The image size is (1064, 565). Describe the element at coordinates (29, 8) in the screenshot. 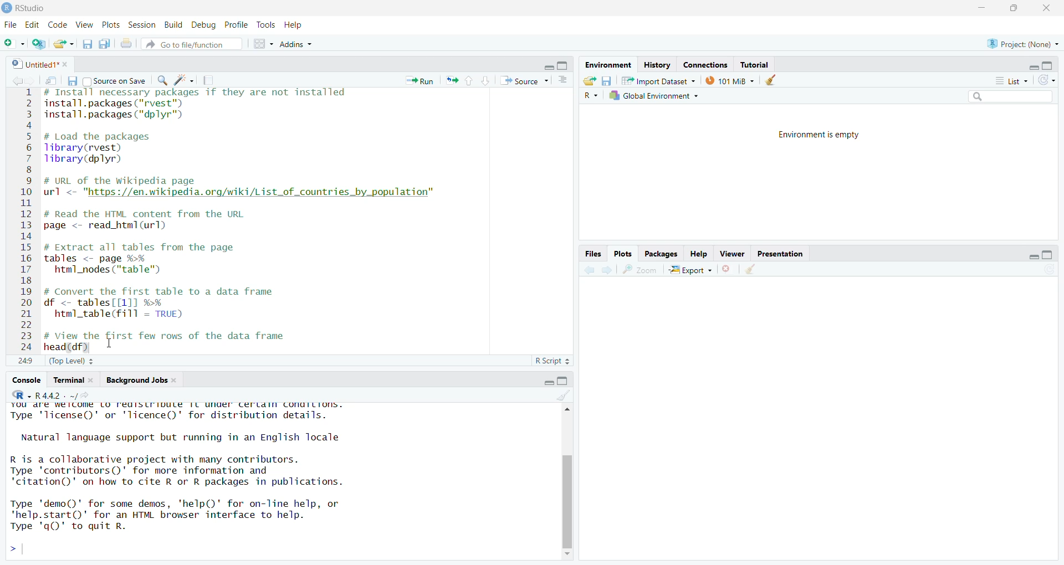

I see `RStudio` at that location.